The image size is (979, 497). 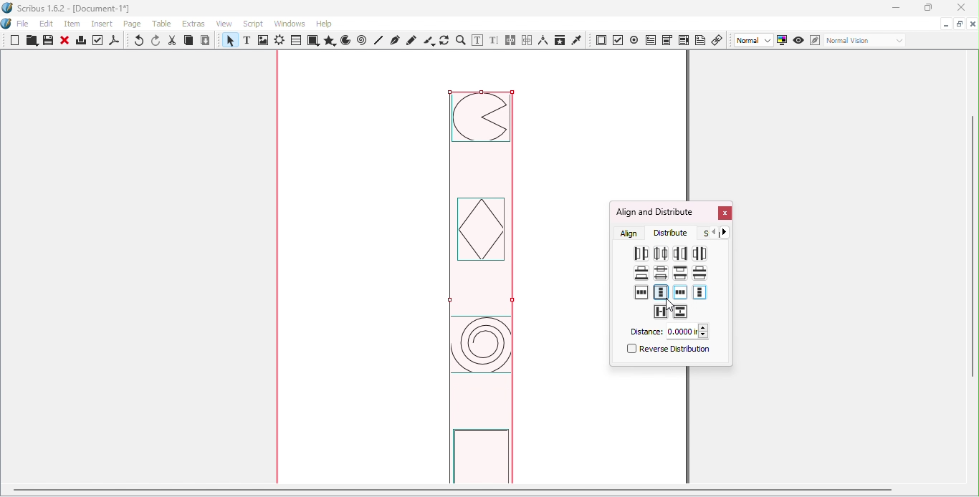 What do you see at coordinates (668, 304) in the screenshot?
I see `cursor` at bounding box center [668, 304].